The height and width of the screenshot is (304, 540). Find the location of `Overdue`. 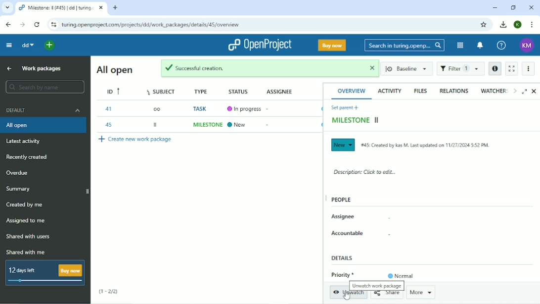

Overdue is located at coordinates (18, 173).